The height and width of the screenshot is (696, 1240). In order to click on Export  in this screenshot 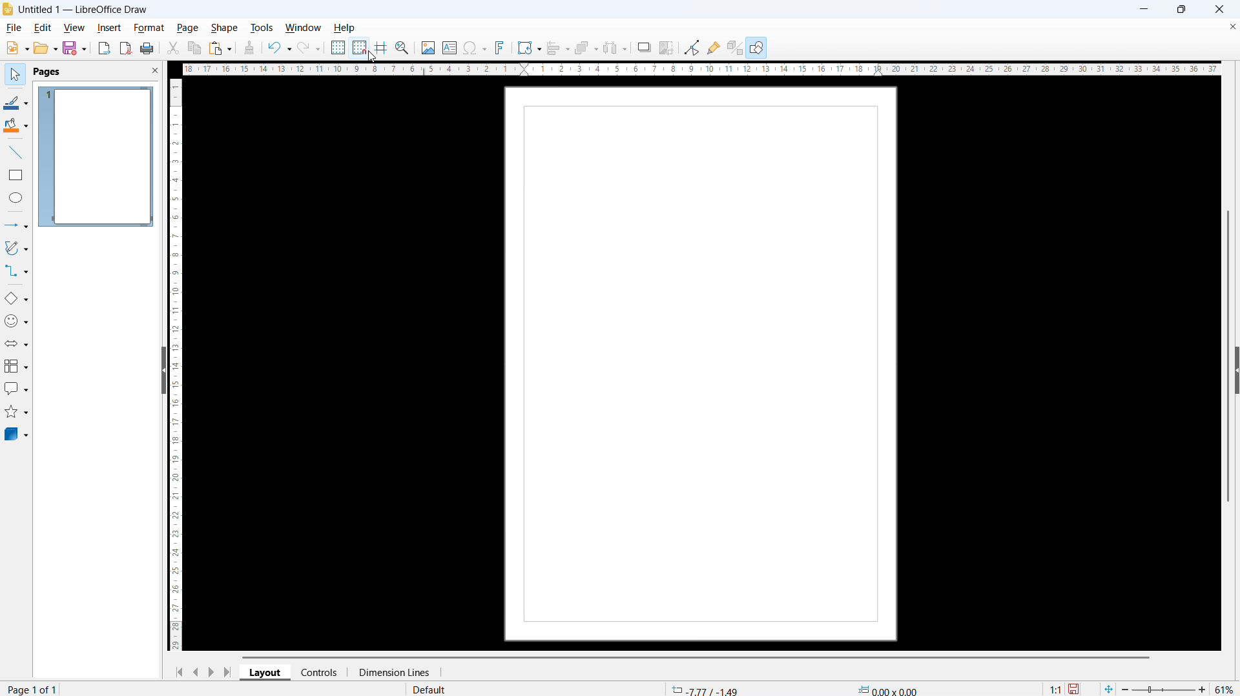, I will do `click(105, 47)`.